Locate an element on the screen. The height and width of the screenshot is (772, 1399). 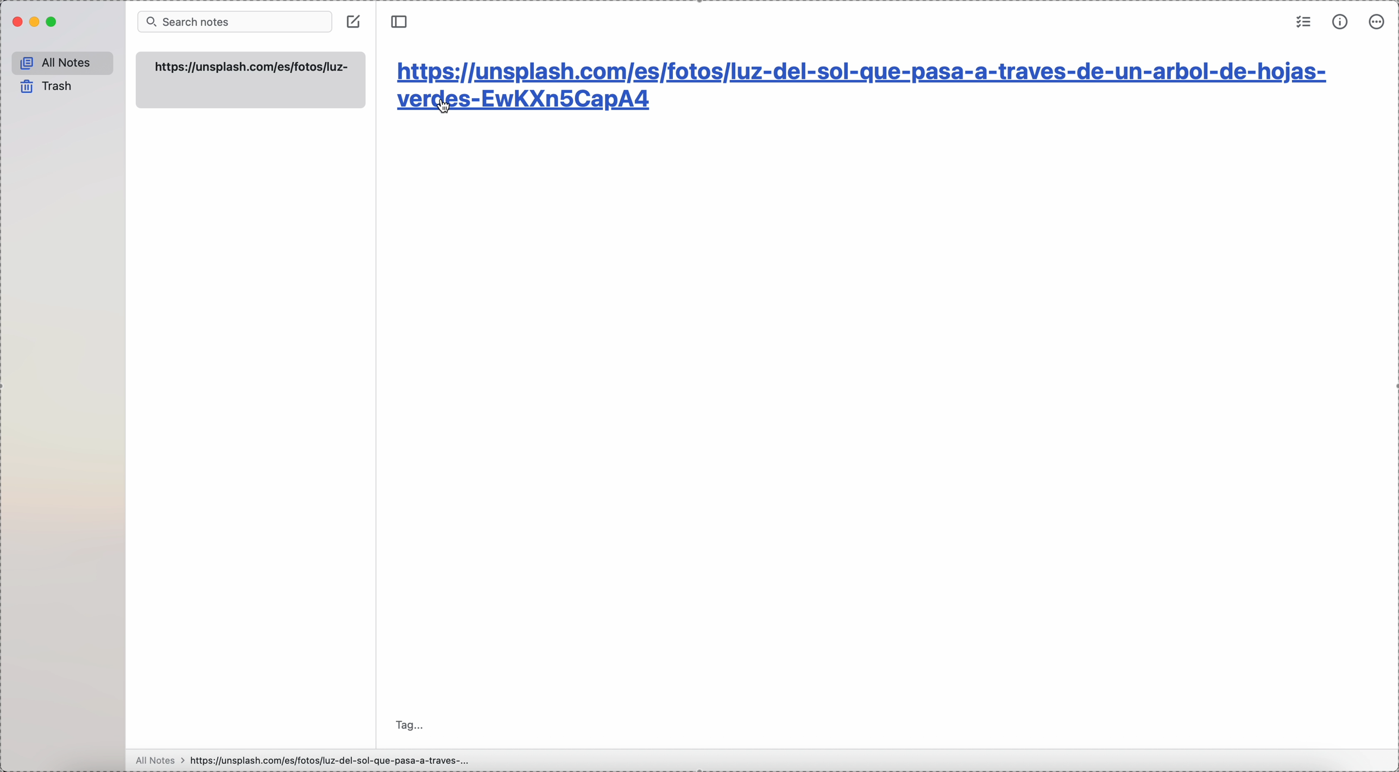
https://unsplash.com/es/fotos/luz-del-sol-que-pasa-a-traves-de-un-arbol-de-hojas-
verdes-EwWKXn5CapA4 is located at coordinates (868, 91).